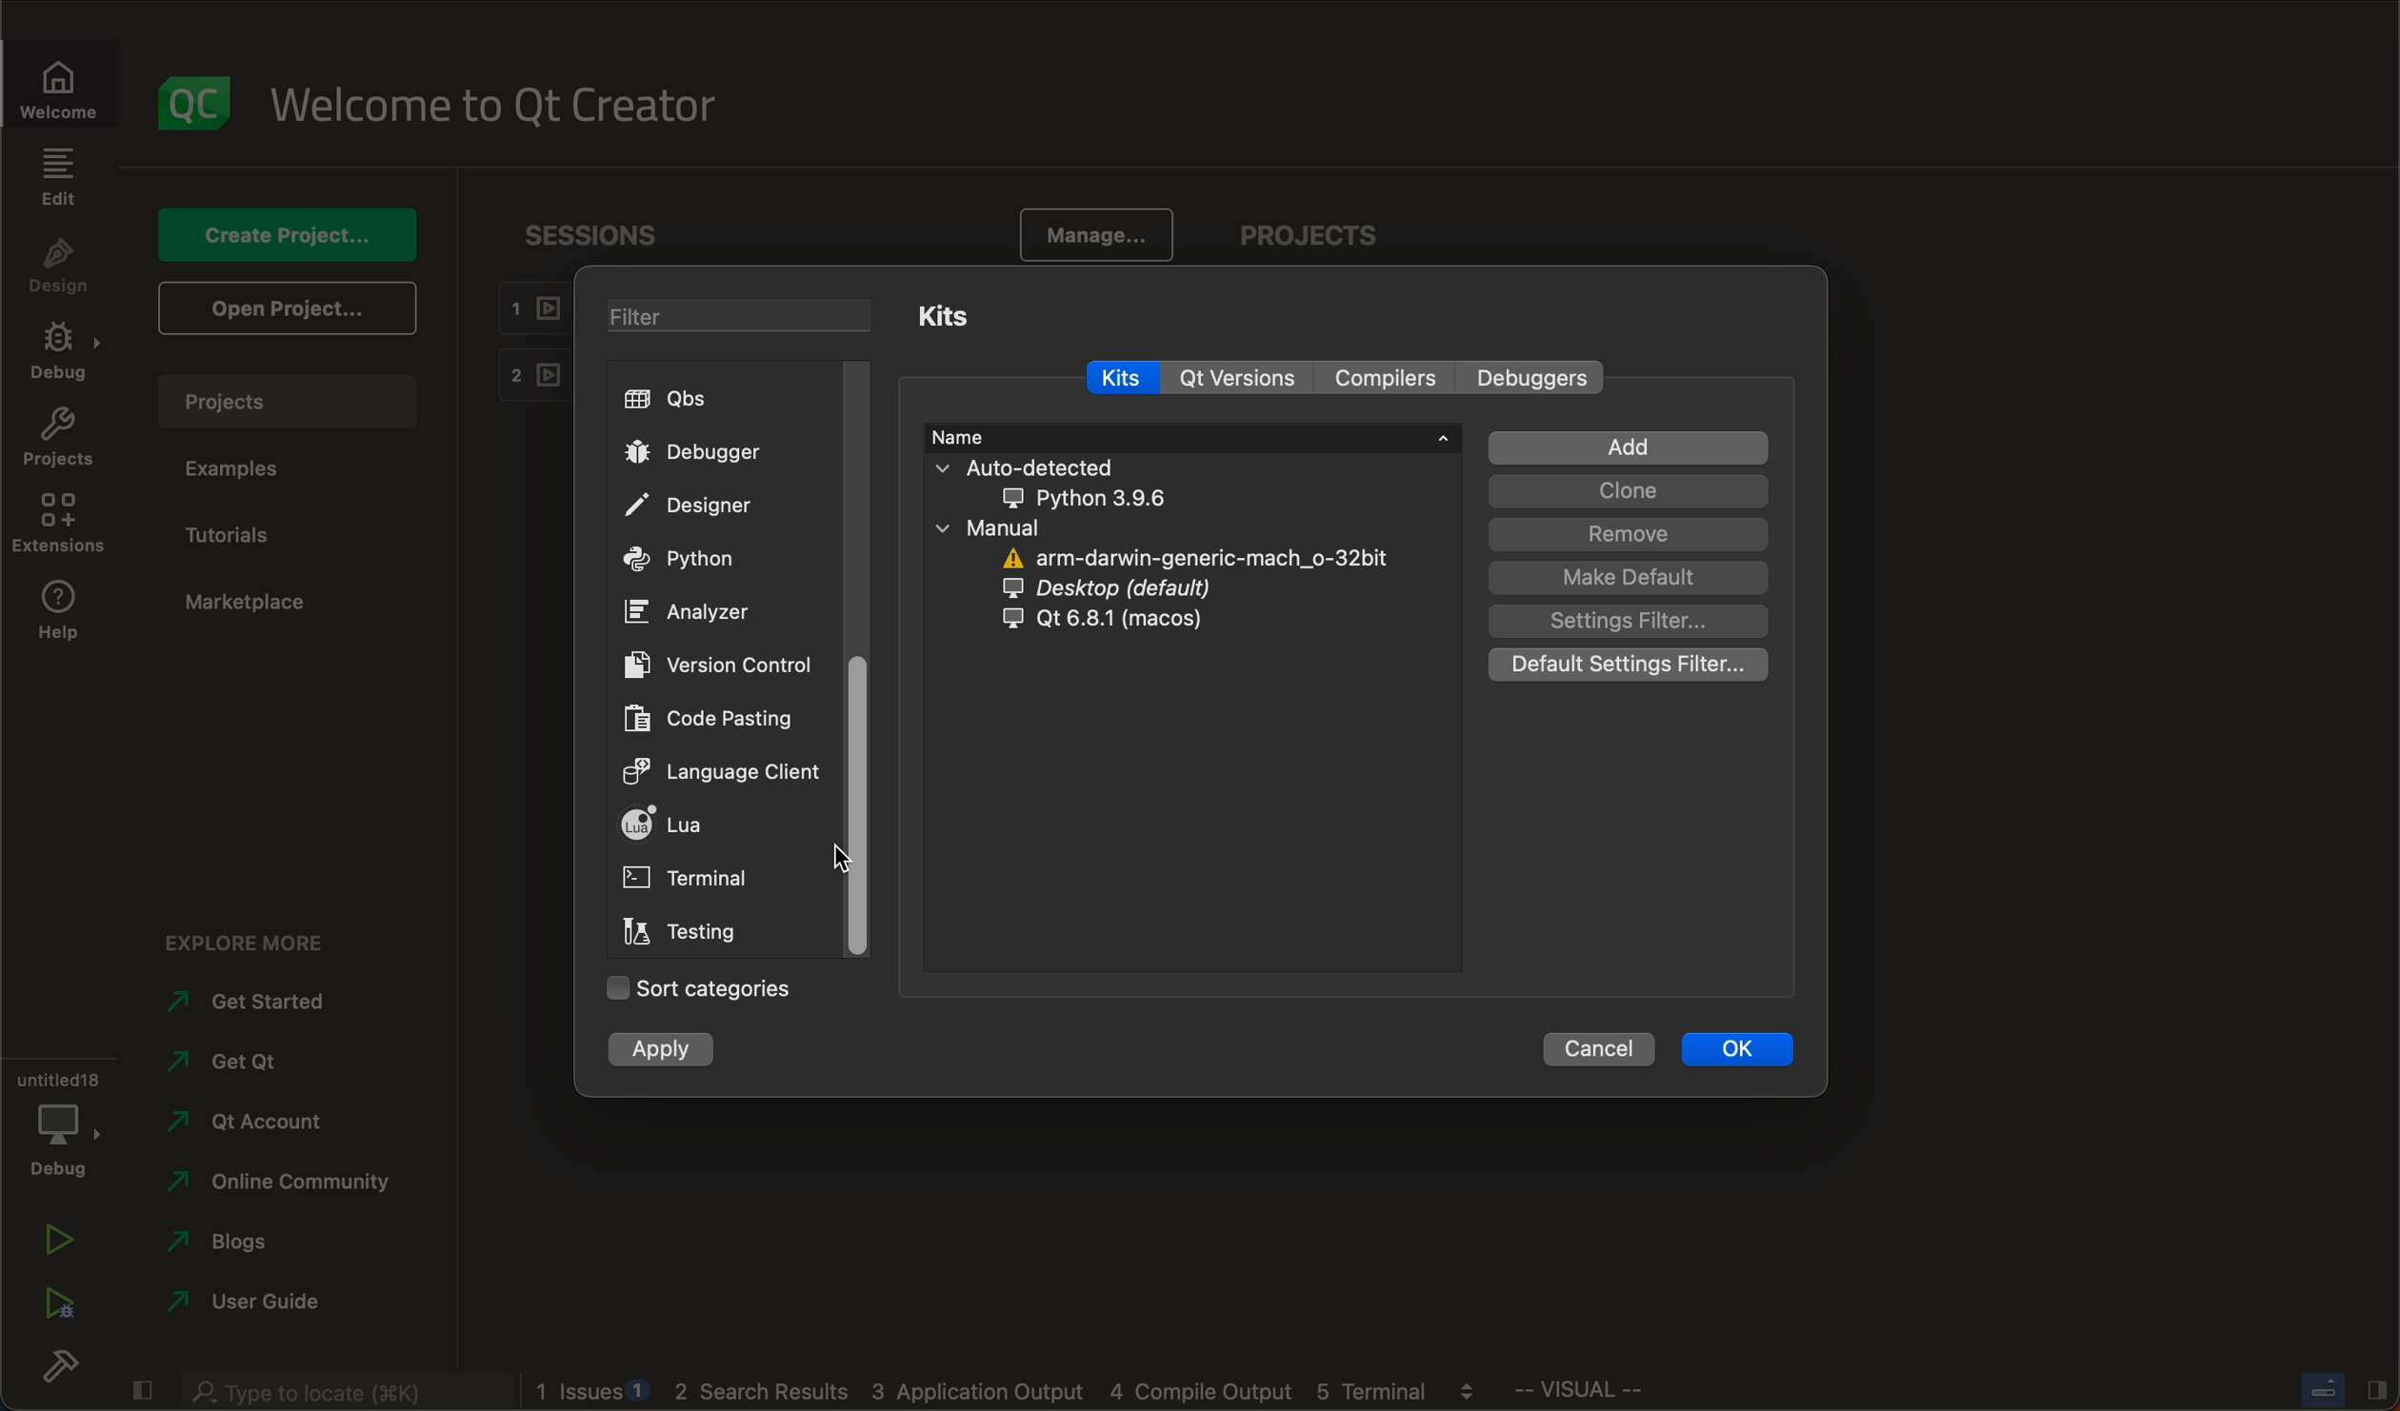  Describe the element at coordinates (720, 311) in the screenshot. I see `filter` at that location.